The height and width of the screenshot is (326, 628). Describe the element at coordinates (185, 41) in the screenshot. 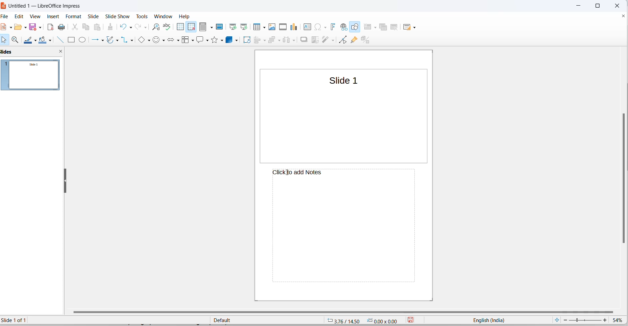

I see `flowcharts` at that location.